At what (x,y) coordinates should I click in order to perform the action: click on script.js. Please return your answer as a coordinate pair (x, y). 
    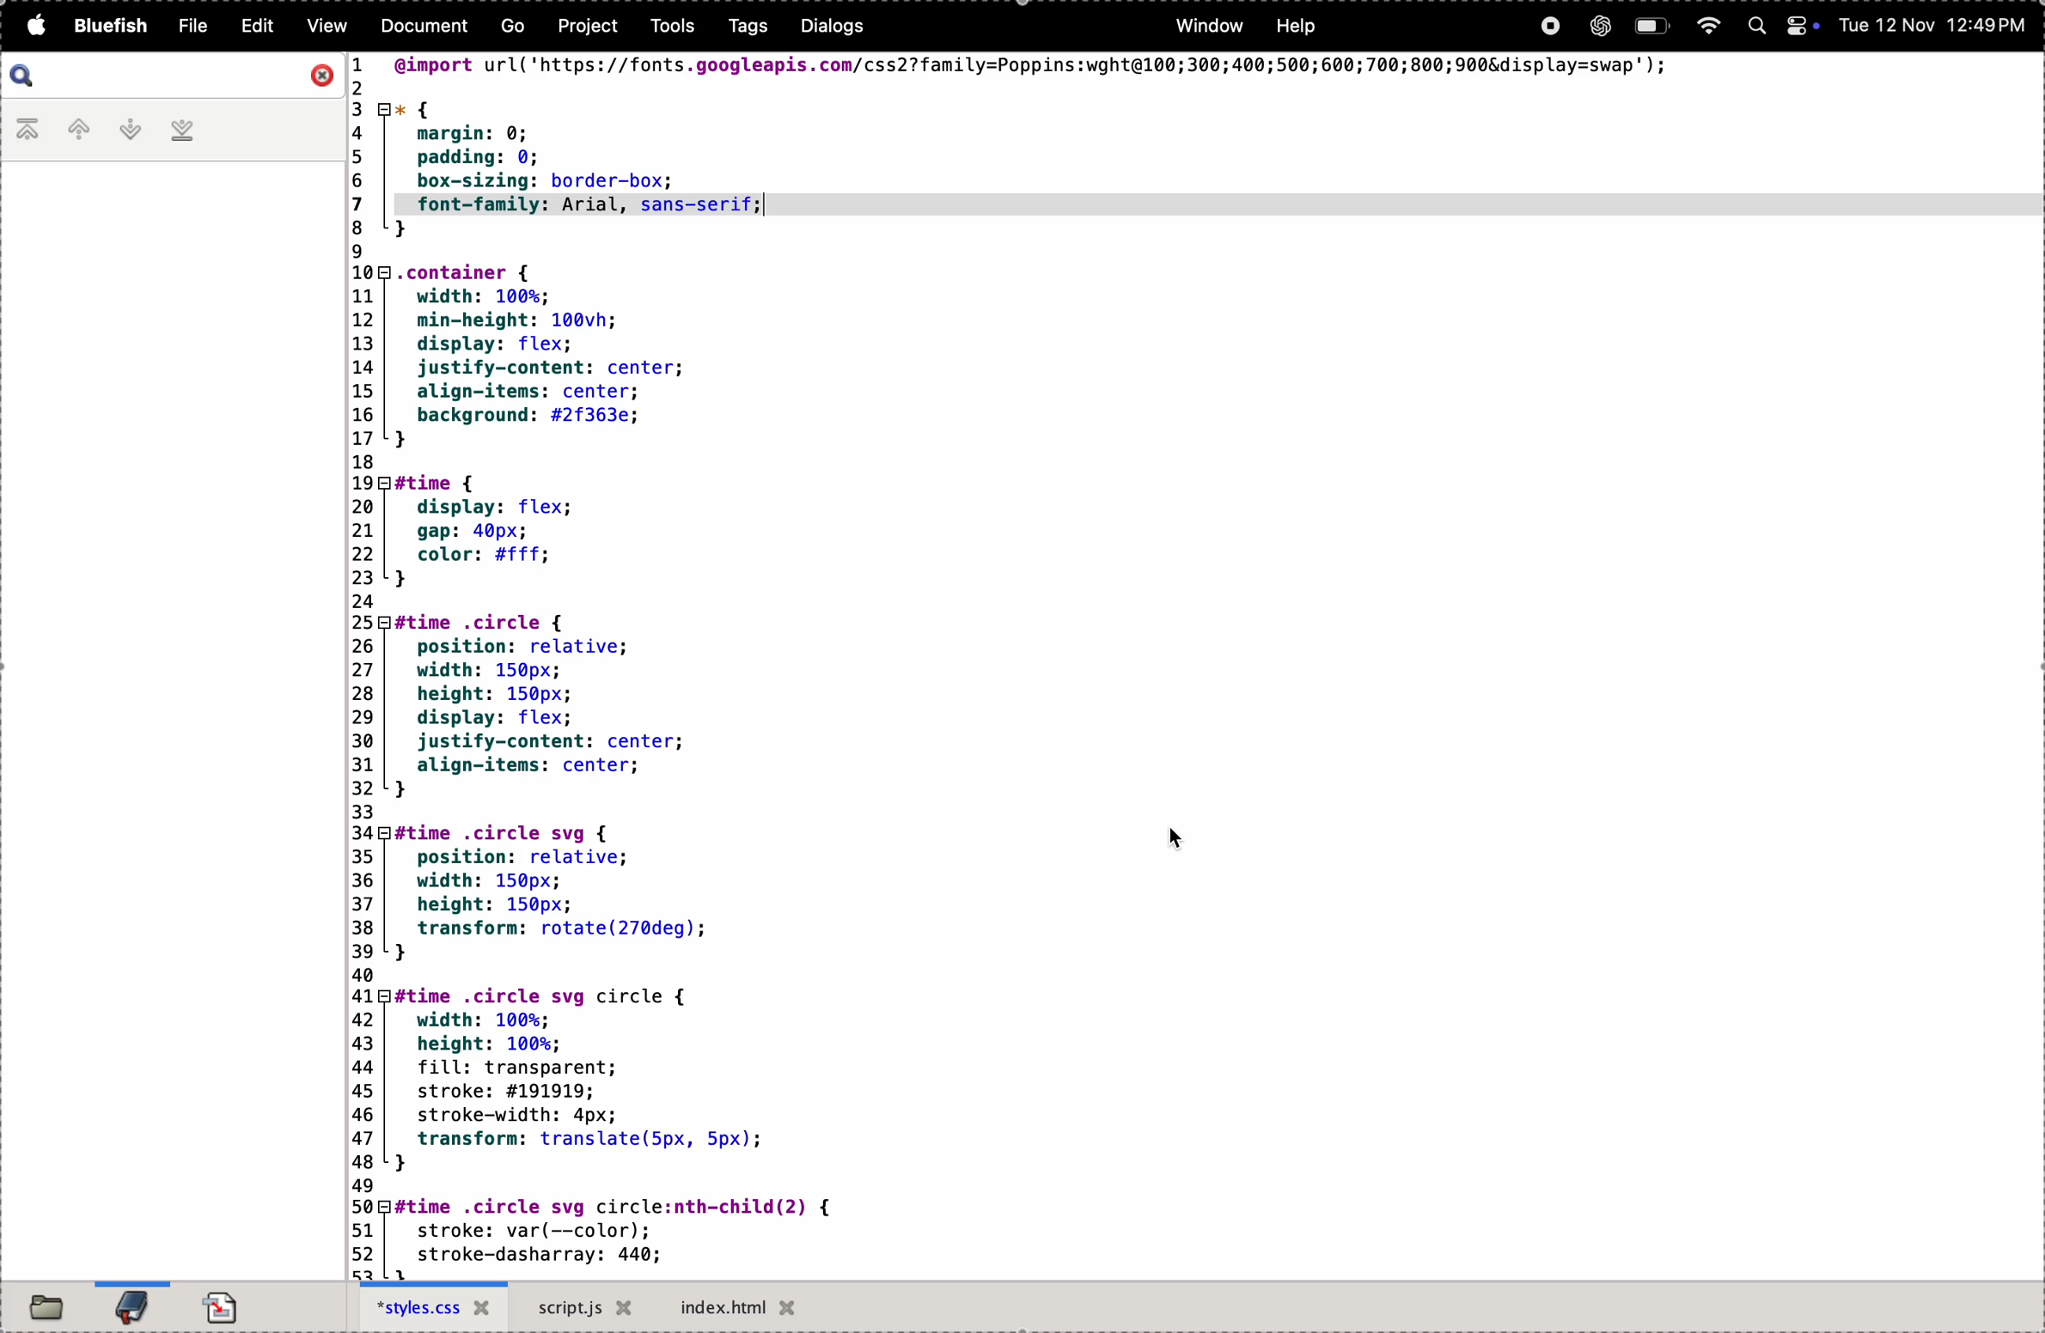
    Looking at the image, I should click on (584, 1310).